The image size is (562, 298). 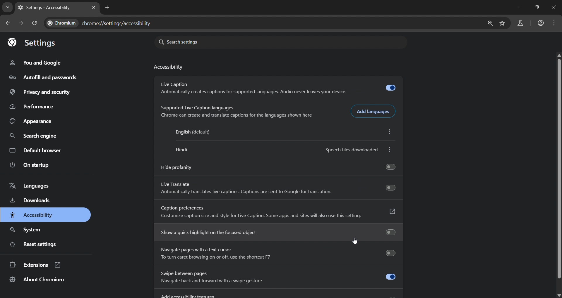 What do you see at coordinates (22, 23) in the screenshot?
I see `go forward one page` at bounding box center [22, 23].